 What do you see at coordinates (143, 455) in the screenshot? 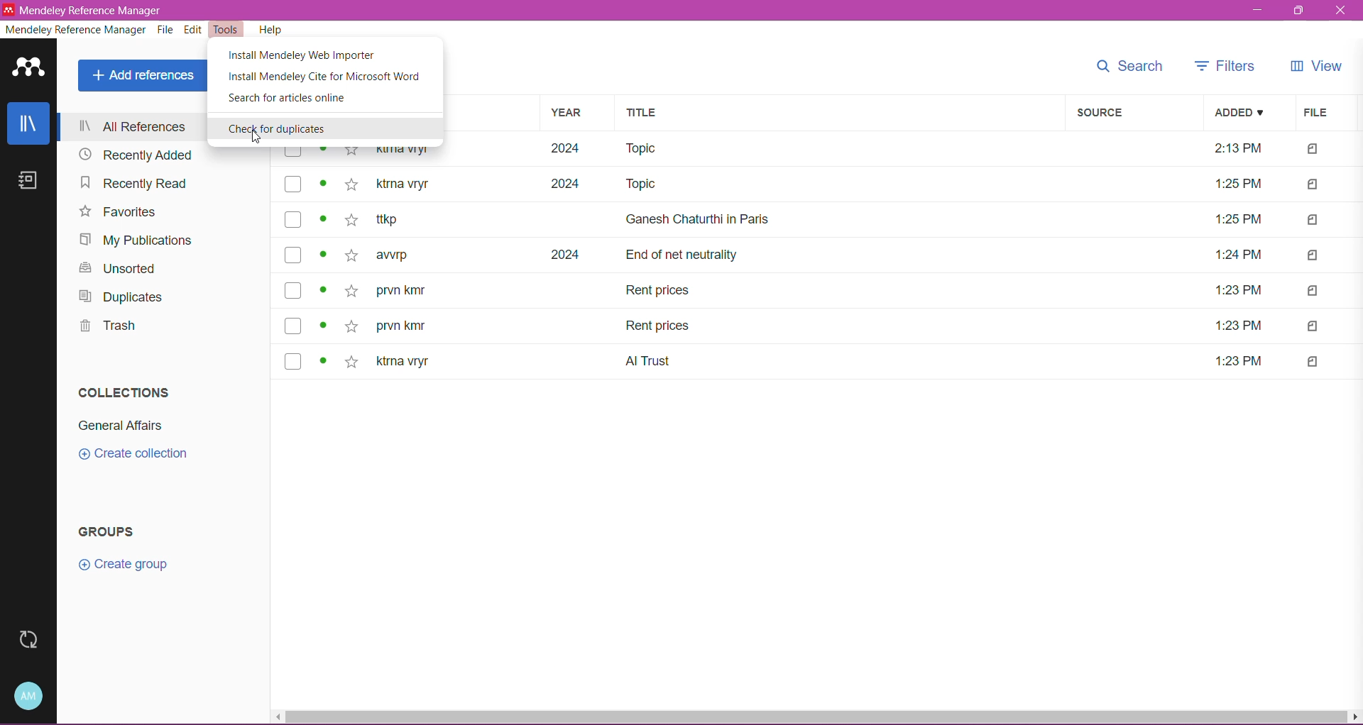
I see `Click to Create New Collection` at bounding box center [143, 455].